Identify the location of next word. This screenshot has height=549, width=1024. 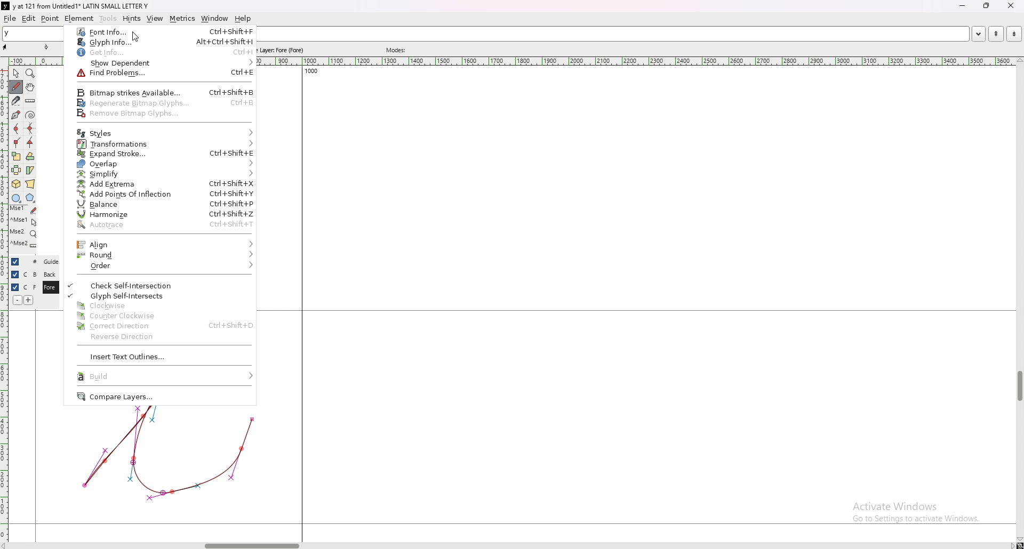
(1013, 34).